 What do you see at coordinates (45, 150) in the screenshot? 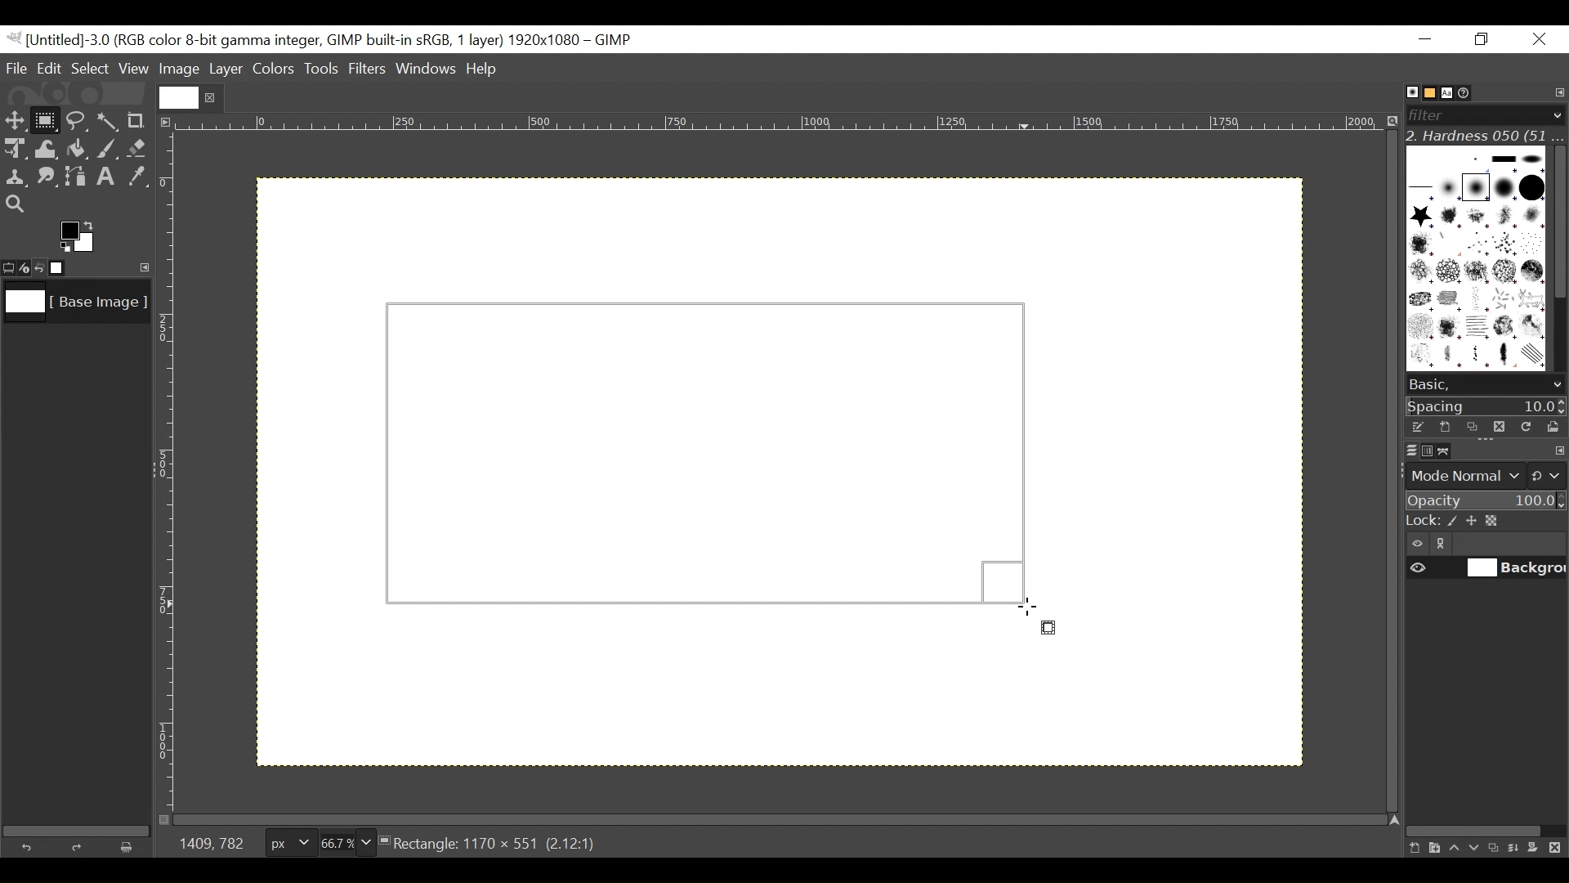
I see `Warp Transform` at bounding box center [45, 150].